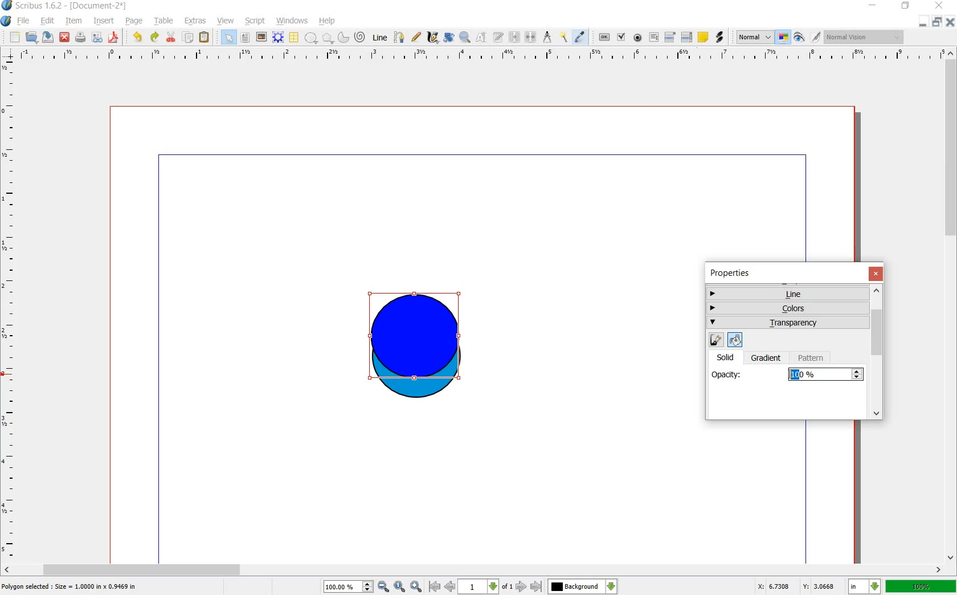 This screenshot has height=595, width=957. Describe the element at coordinates (165, 21) in the screenshot. I see `table` at that location.